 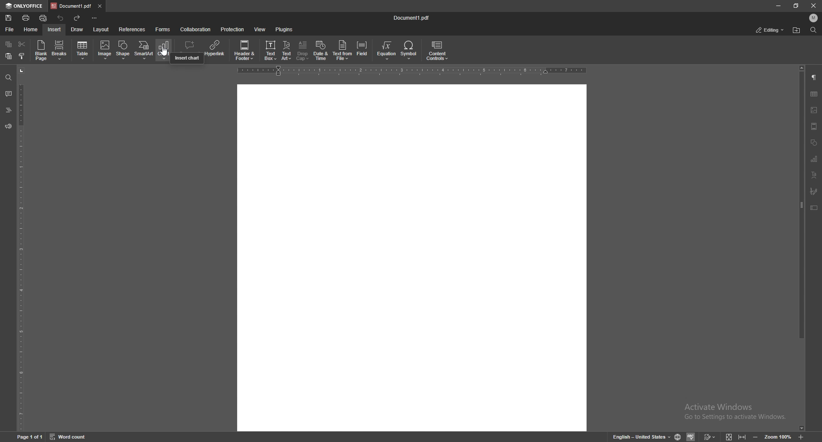 What do you see at coordinates (412, 70) in the screenshot?
I see `horizontal scale` at bounding box center [412, 70].